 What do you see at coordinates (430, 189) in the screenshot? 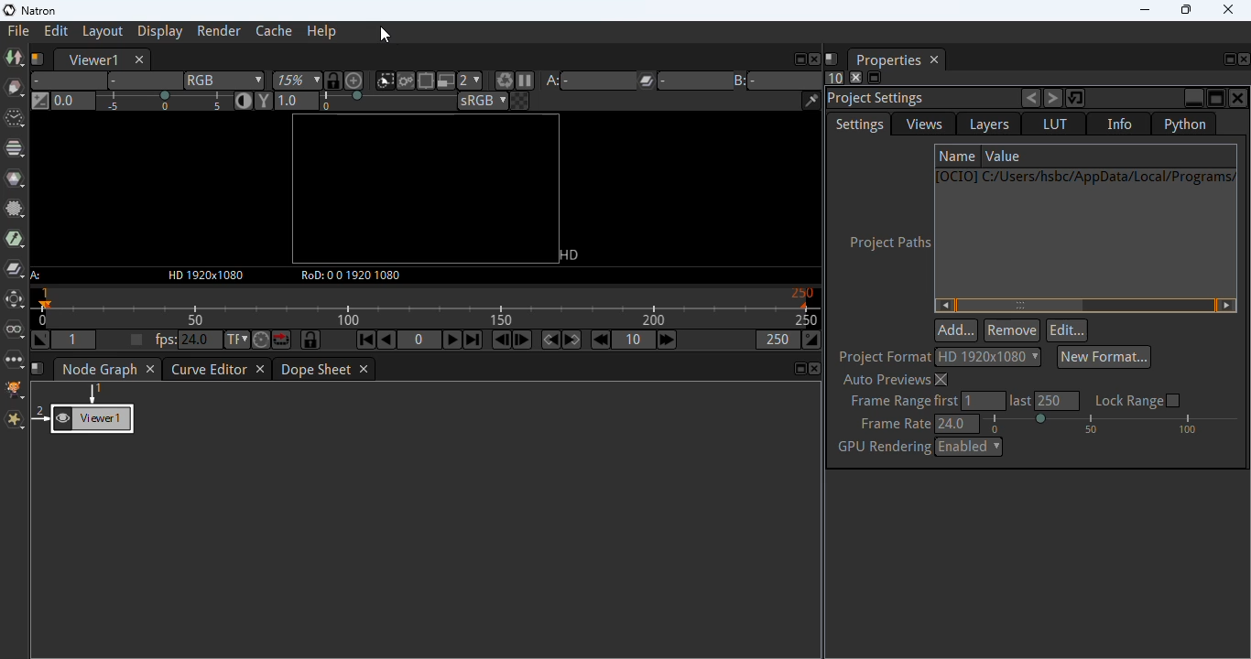
I see `blank composition` at bounding box center [430, 189].